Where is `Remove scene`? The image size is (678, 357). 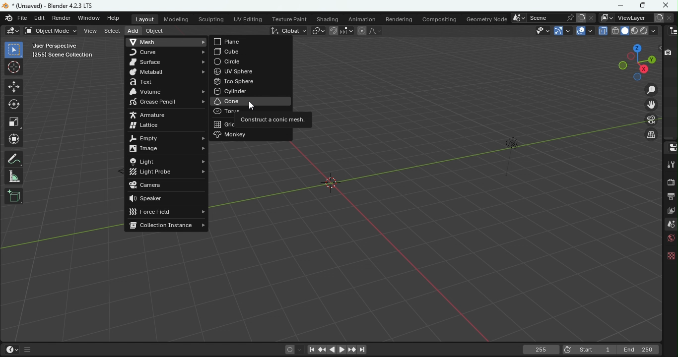
Remove scene is located at coordinates (591, 18).